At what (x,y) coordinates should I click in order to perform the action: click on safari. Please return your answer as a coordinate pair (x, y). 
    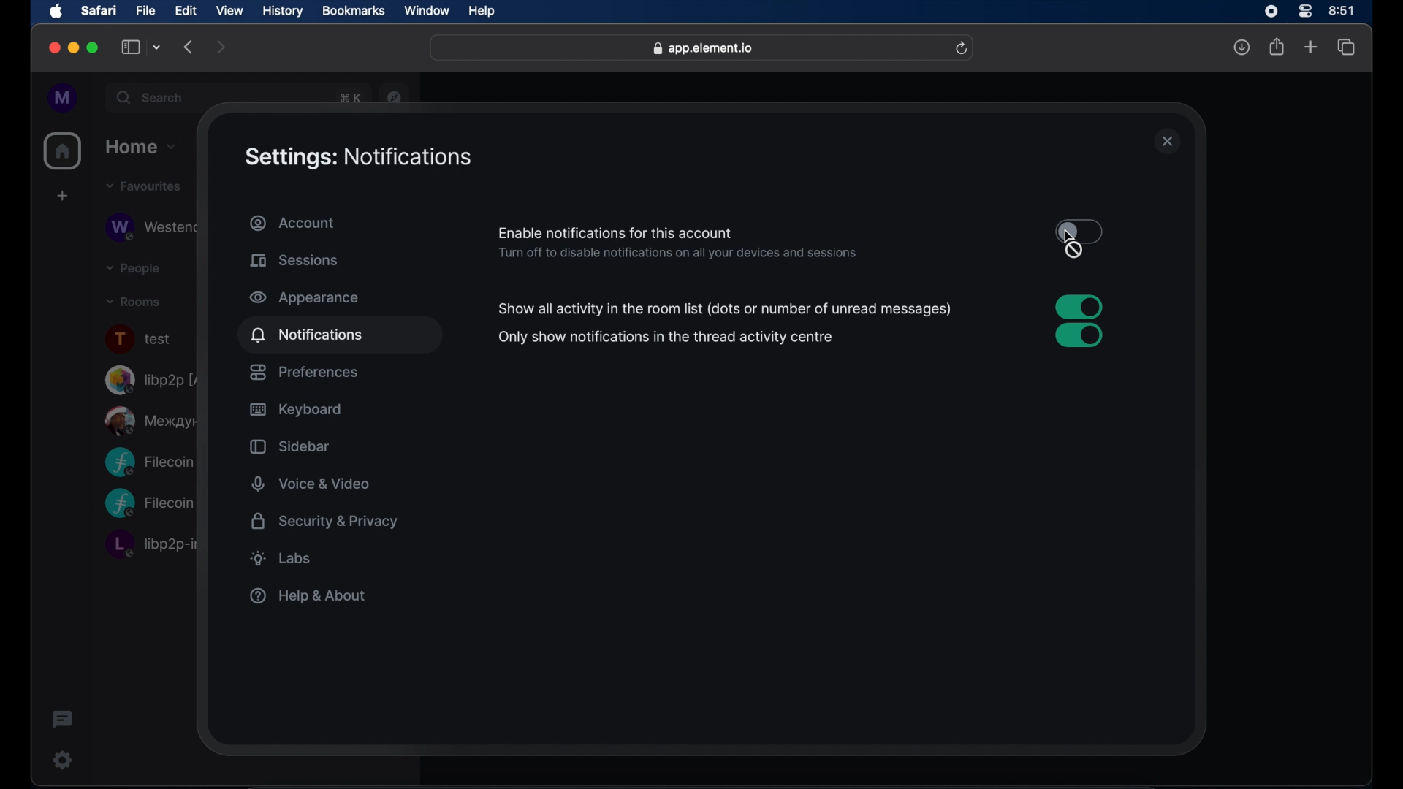
    Looking at the image, I should click on (100, 11).